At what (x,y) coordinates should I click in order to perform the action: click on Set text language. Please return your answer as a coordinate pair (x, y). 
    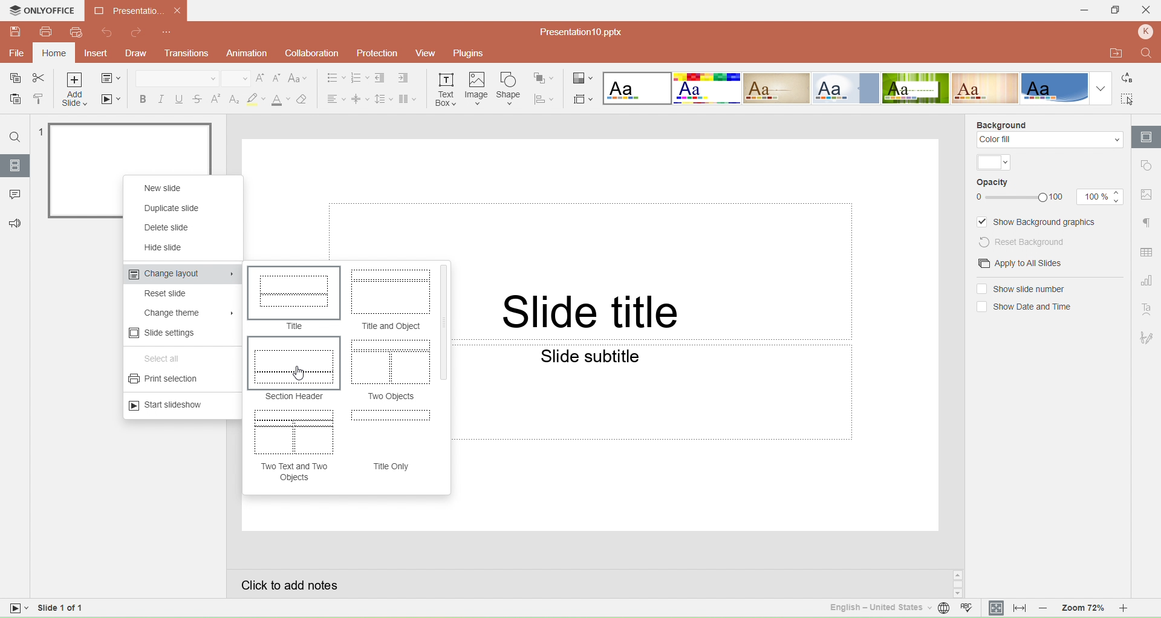
    Looking at the image, I should click on (873, 607).